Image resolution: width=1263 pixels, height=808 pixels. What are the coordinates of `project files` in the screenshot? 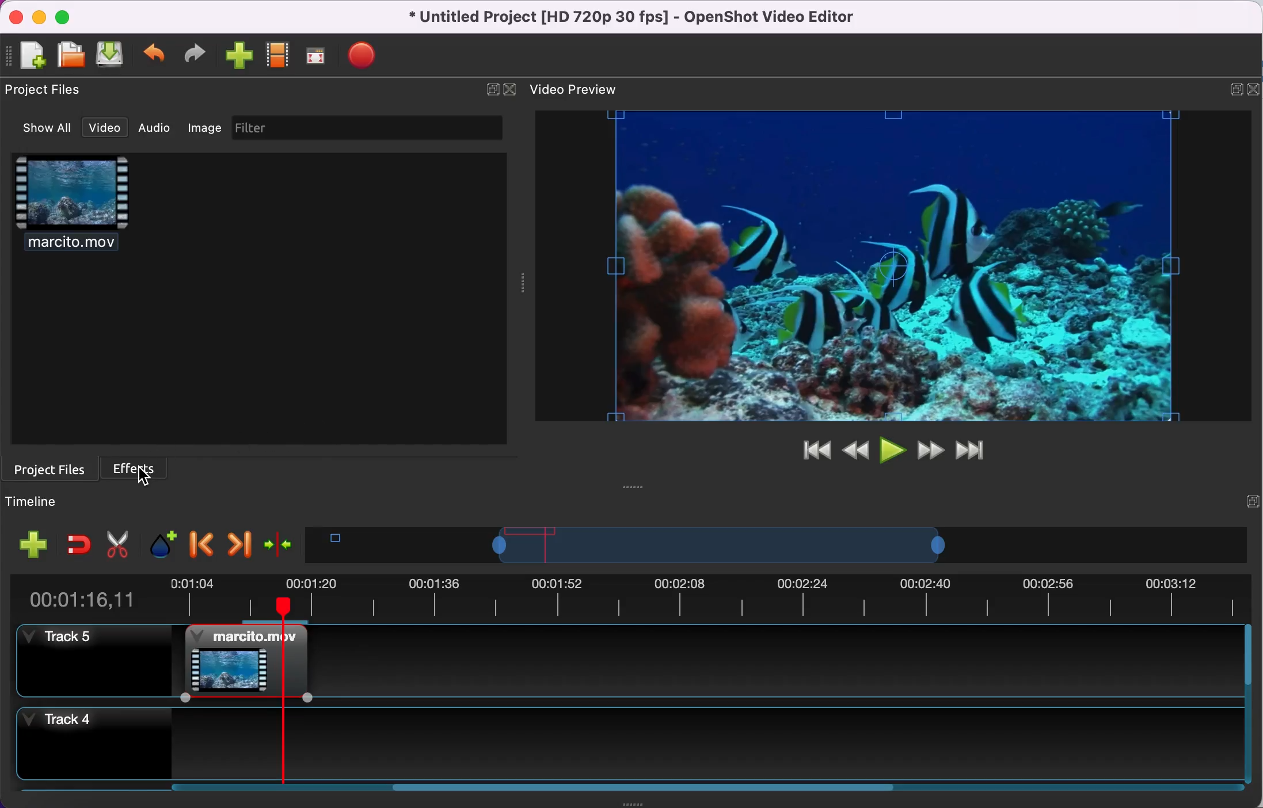 It's located at (47, 90).